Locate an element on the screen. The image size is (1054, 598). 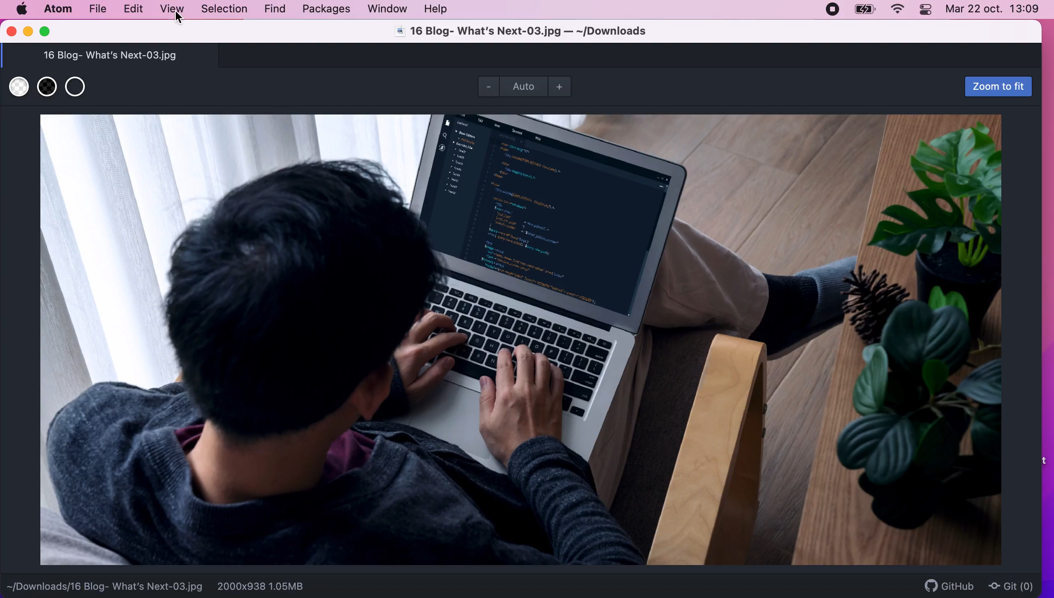
zoom to fit is located at coordinates (995, 87).